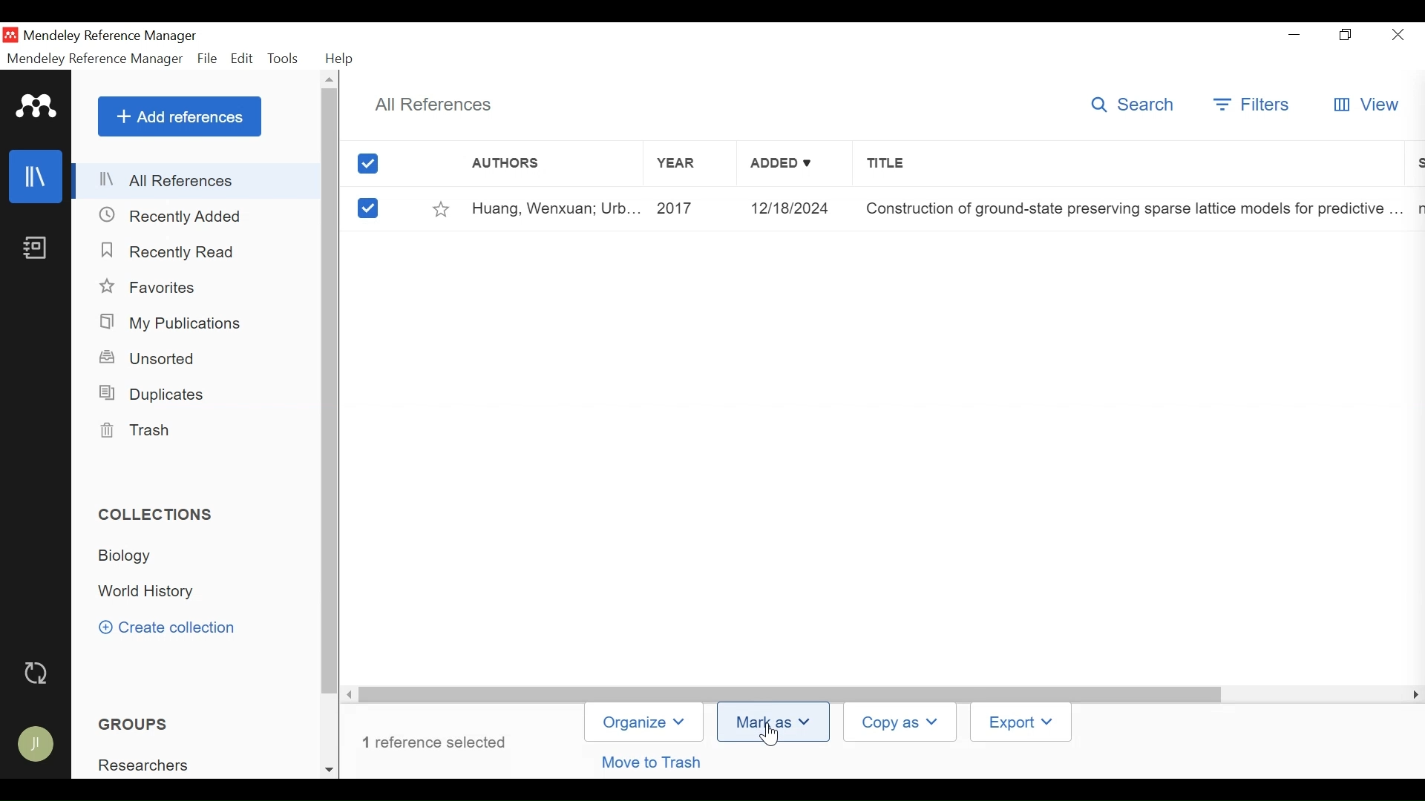 The height and width of the screenshot is (801, 1425). What do you see at coordinates (433, 740) in the screenshot?
I see `Number of references selected` at bounding box center [433, 740].